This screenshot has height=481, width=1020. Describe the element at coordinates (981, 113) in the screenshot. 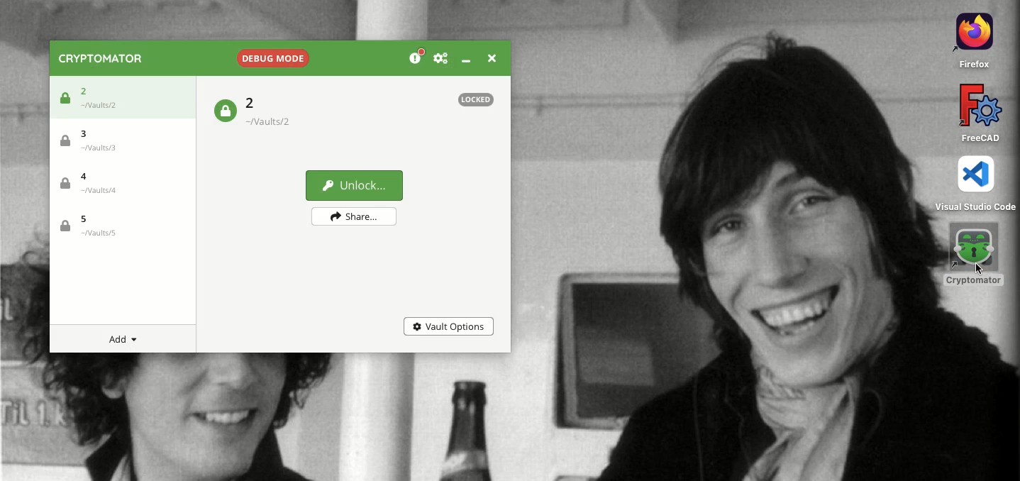

I see `FreeCAD` at that location.